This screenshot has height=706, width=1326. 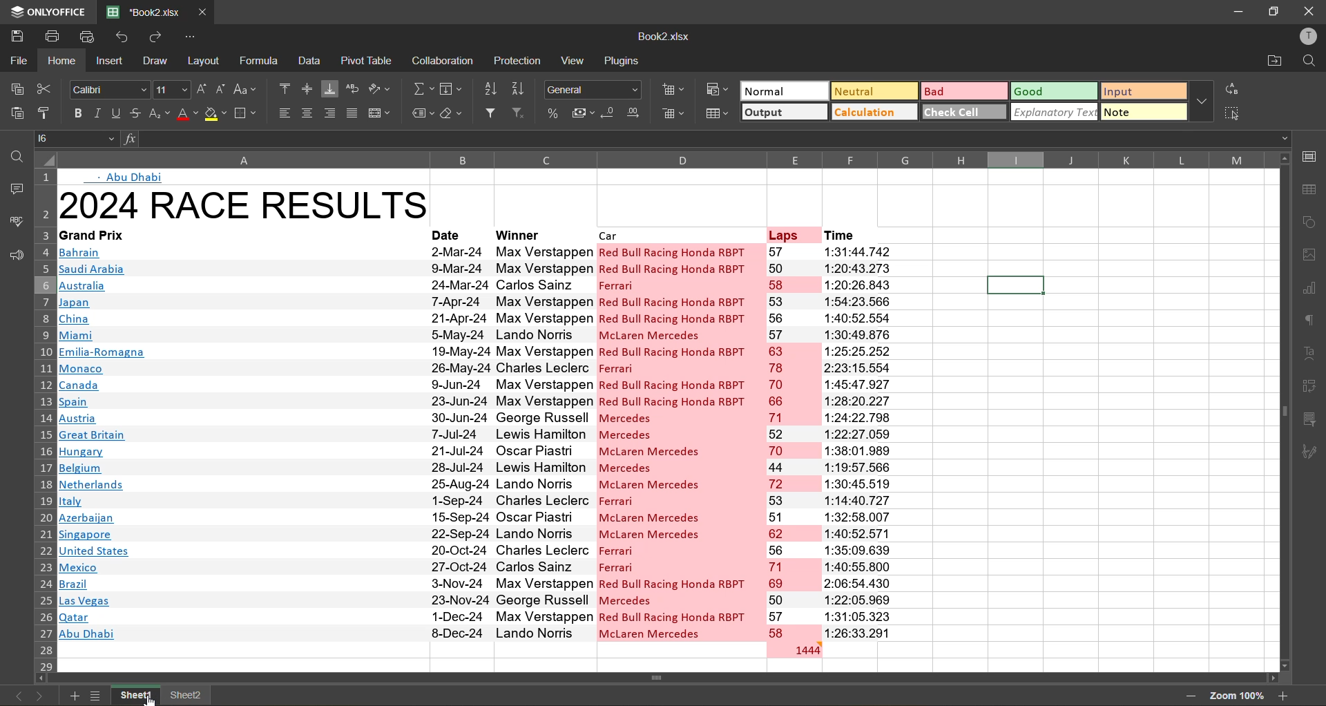 I want to click on conditional formatting, so click(x=717, y=90).